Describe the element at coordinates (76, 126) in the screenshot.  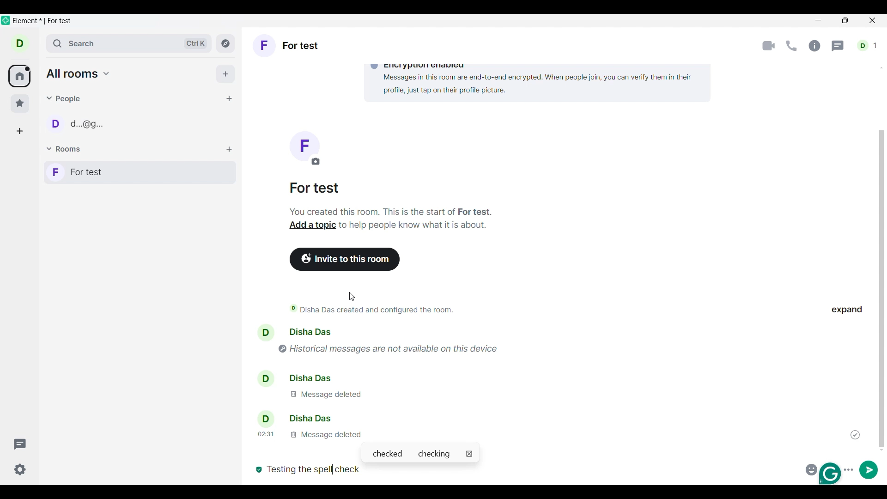
I see `D d.@g..` at that location.